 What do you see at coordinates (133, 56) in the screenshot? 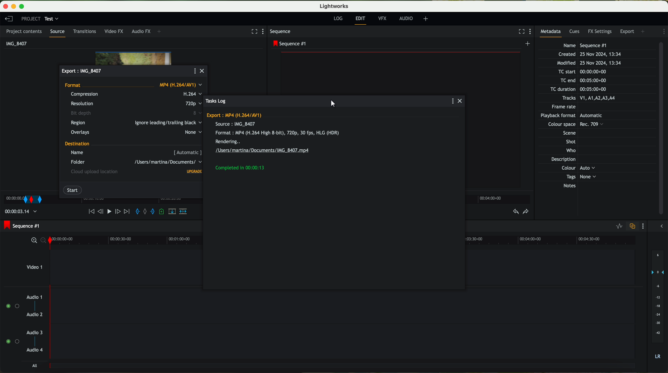
I see `Video` at bounding box center [133, 56].